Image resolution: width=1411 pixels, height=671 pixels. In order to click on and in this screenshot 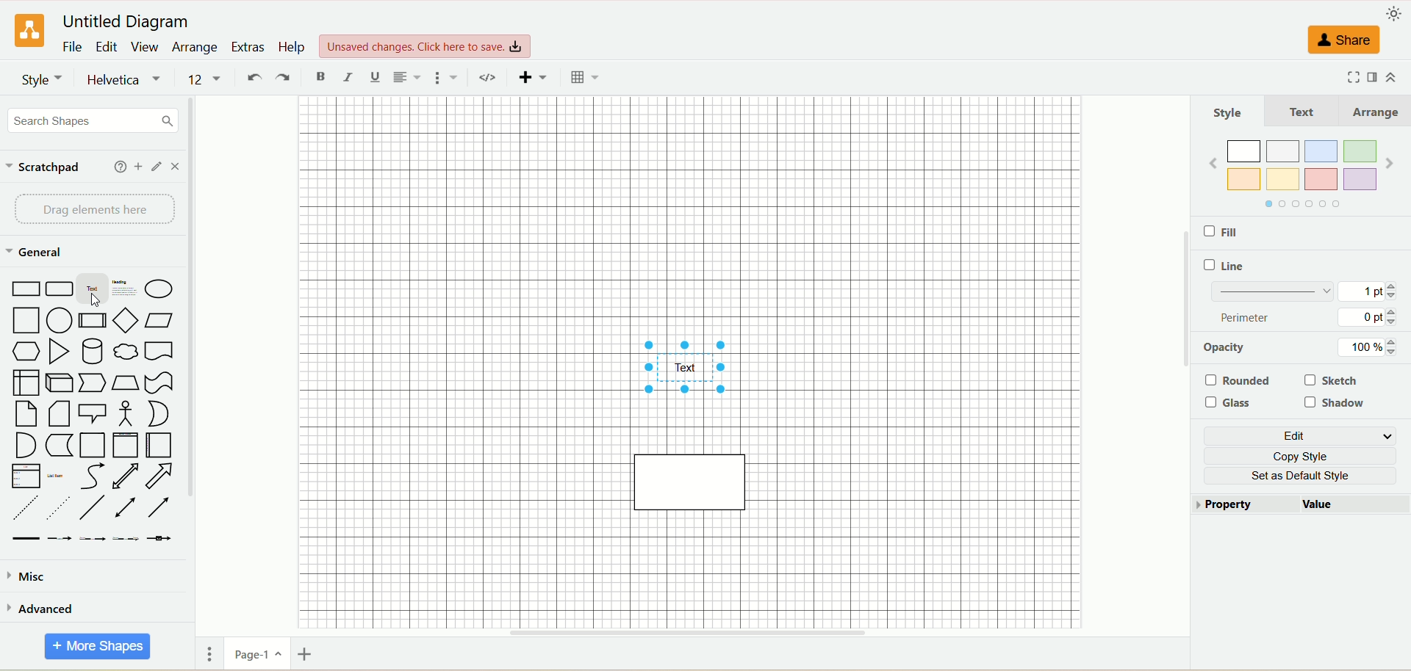, I will do `click(24, 446)`.